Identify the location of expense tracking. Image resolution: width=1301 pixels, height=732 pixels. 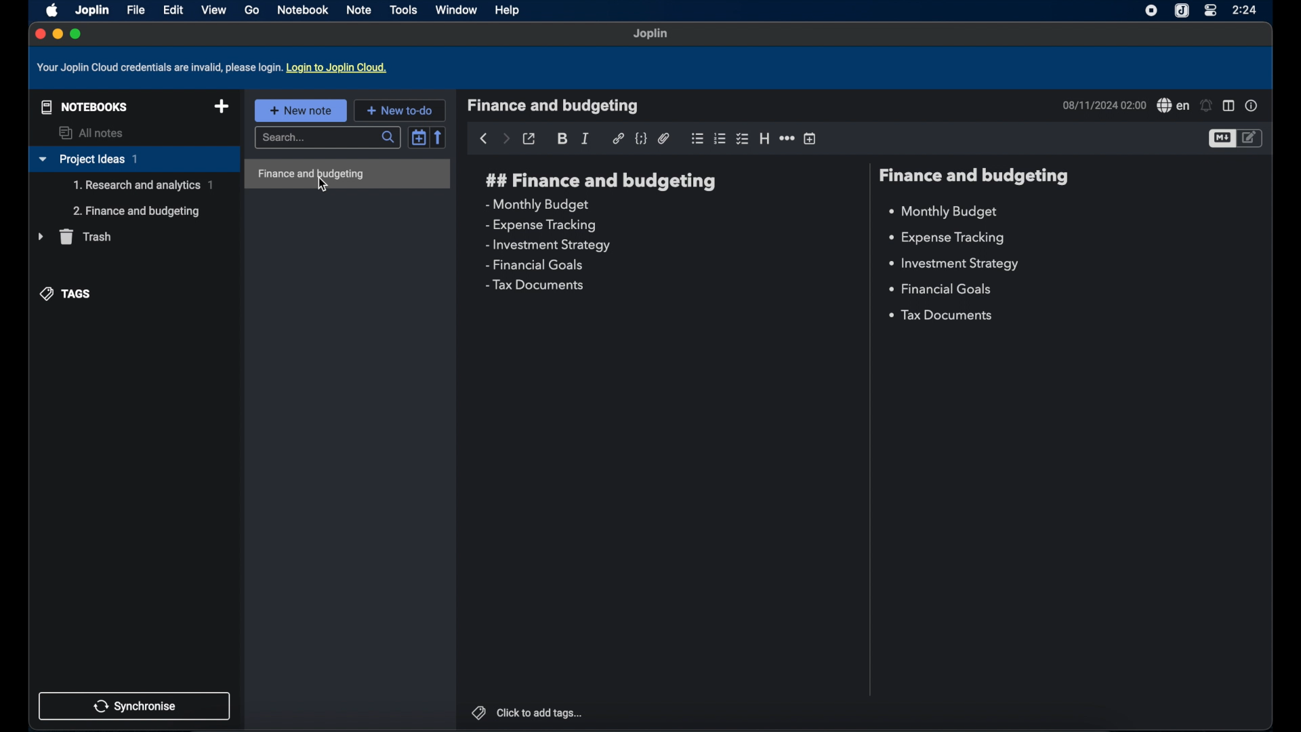
(947, 239).